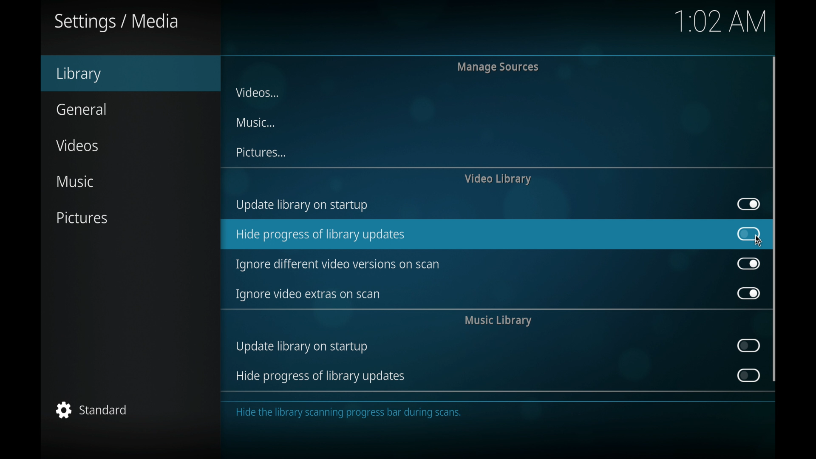 Image resolution: width=816 pixels, height=459 pixels. What do you see at coordinates (337, 265) in the screenshot?
I see `ignore different video versions on scan` at bounding box center [337, 265].